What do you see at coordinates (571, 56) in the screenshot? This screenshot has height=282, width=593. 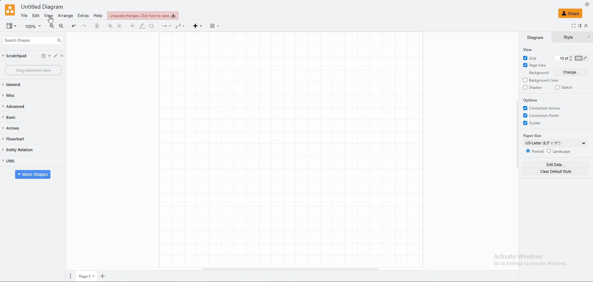 I see `increase grid pt` at bounding box center [571, 56].